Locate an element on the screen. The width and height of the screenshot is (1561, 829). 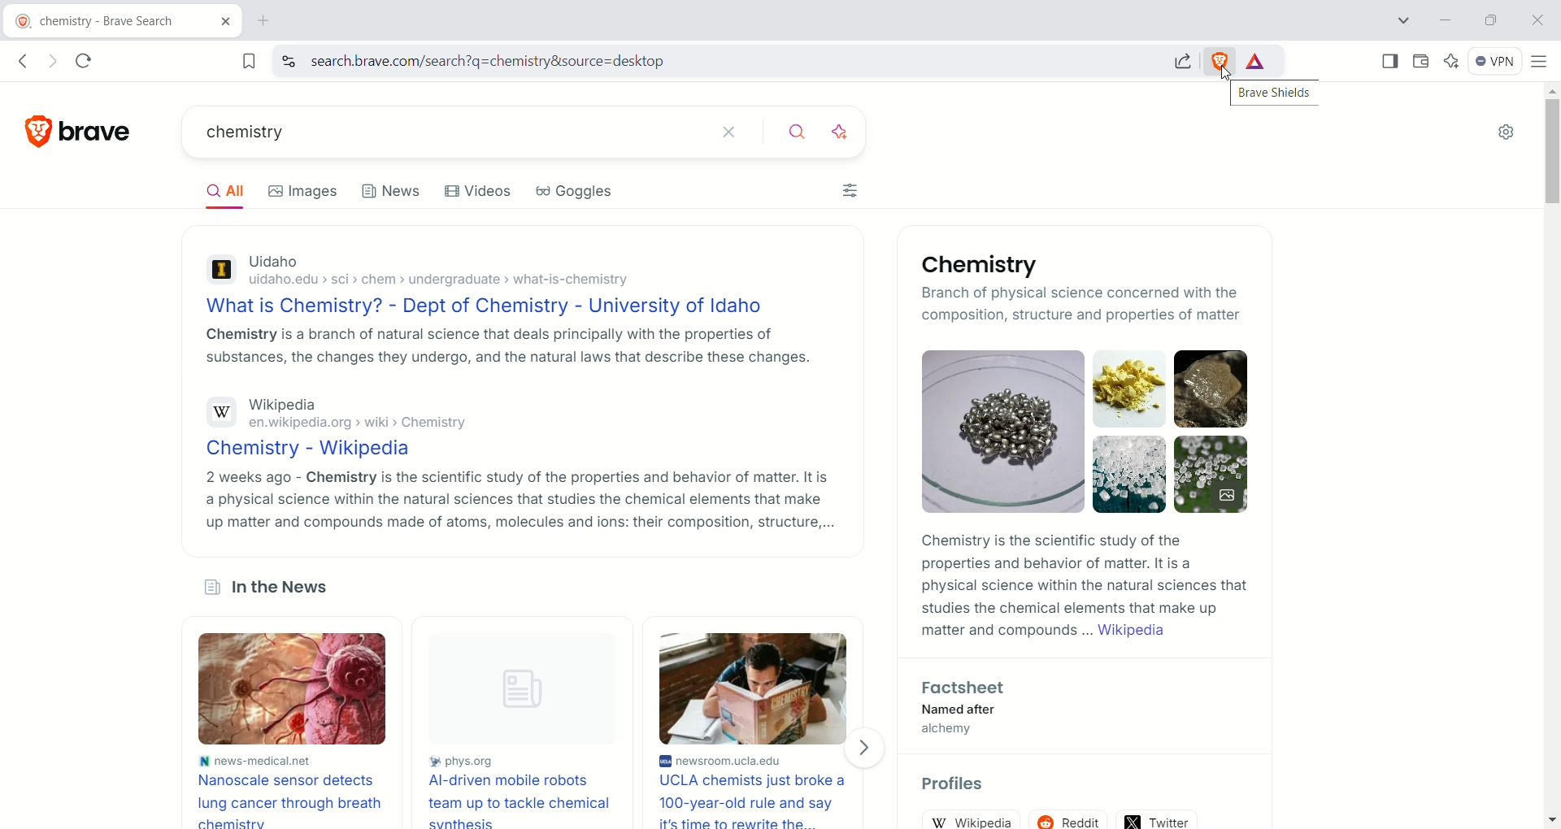
image of a person reading a book is located at coordinates (755, 687).